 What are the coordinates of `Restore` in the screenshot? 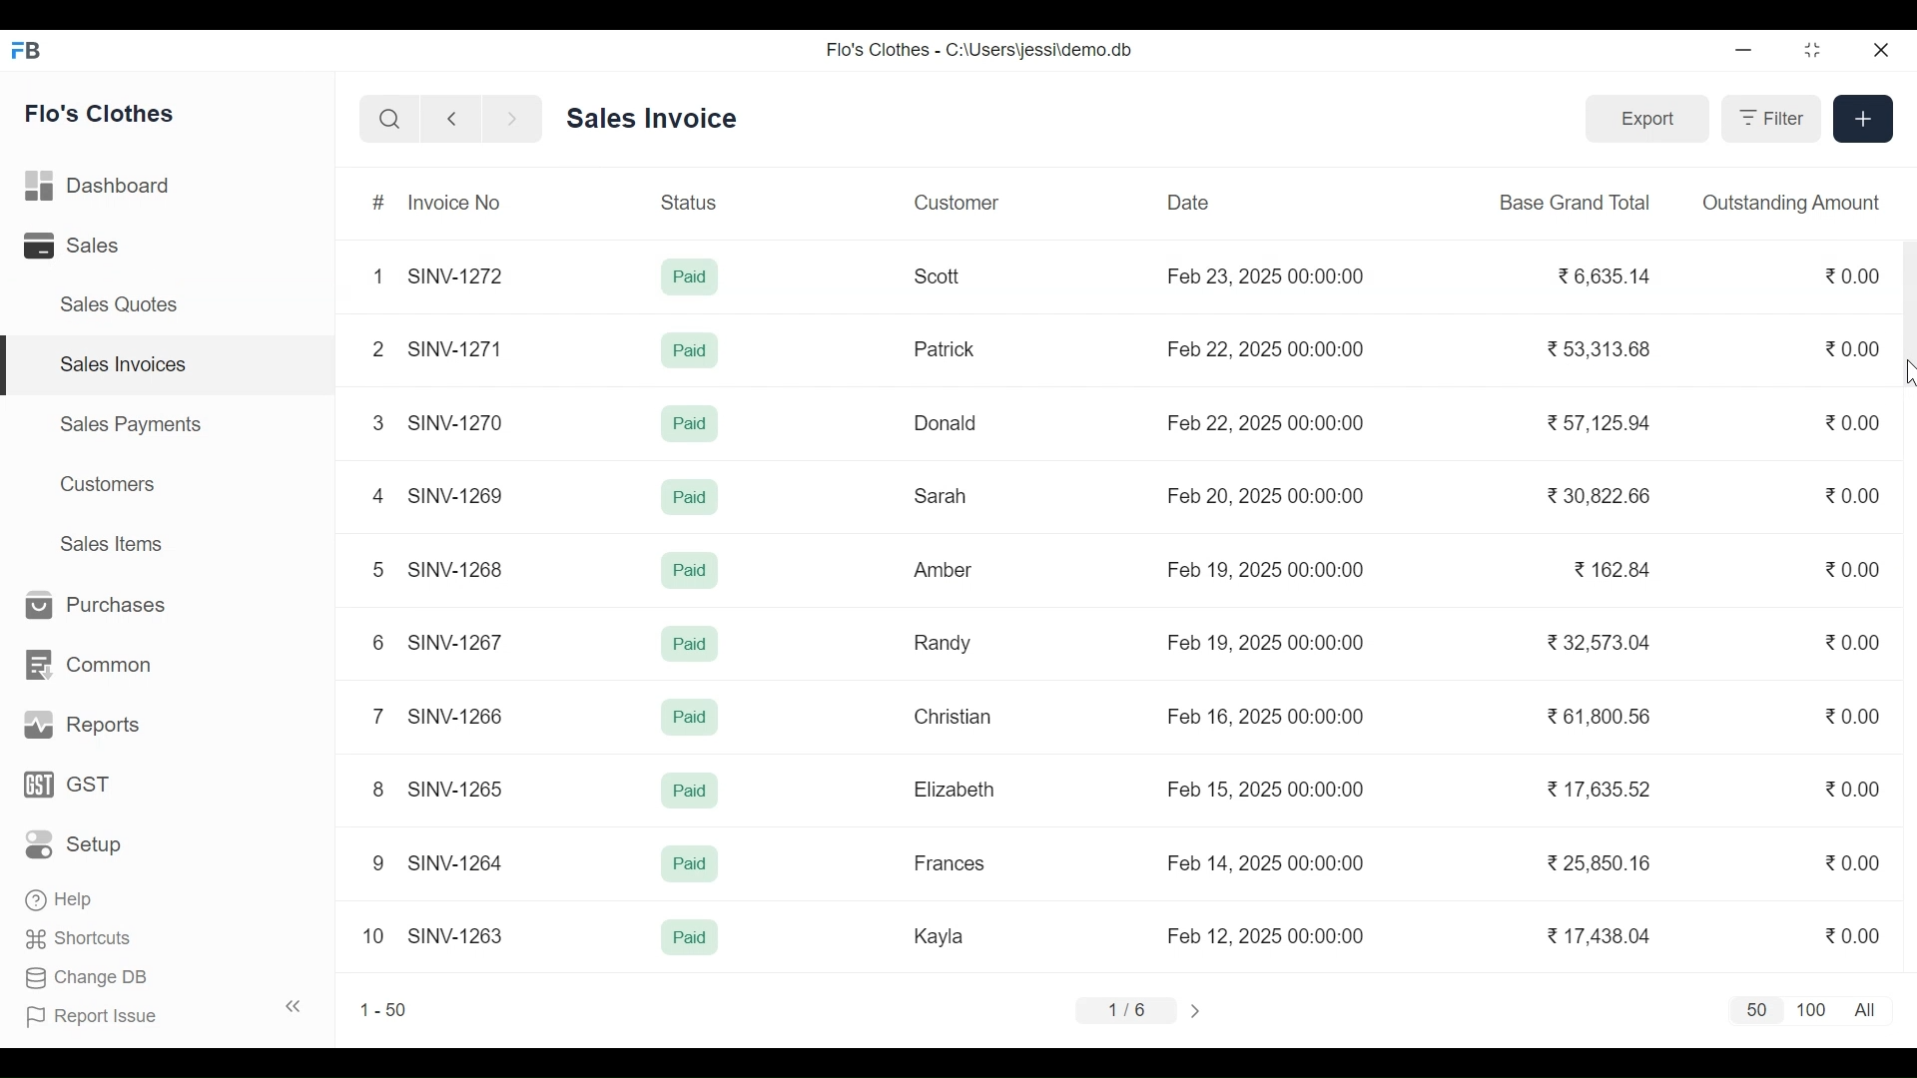 It's located at (1813, 52).